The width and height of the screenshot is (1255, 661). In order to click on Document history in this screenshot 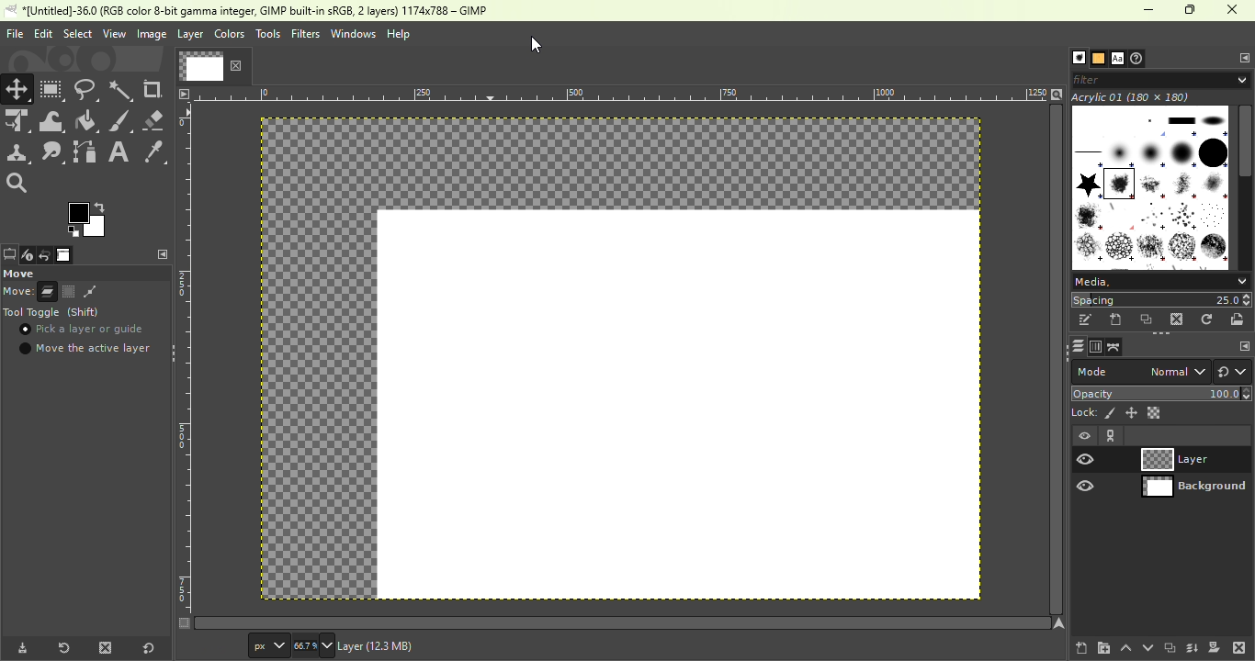, I will do `click(1139, 58)`.